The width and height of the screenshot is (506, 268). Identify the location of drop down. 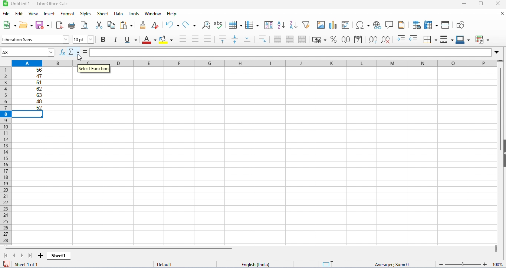
(53, 52).